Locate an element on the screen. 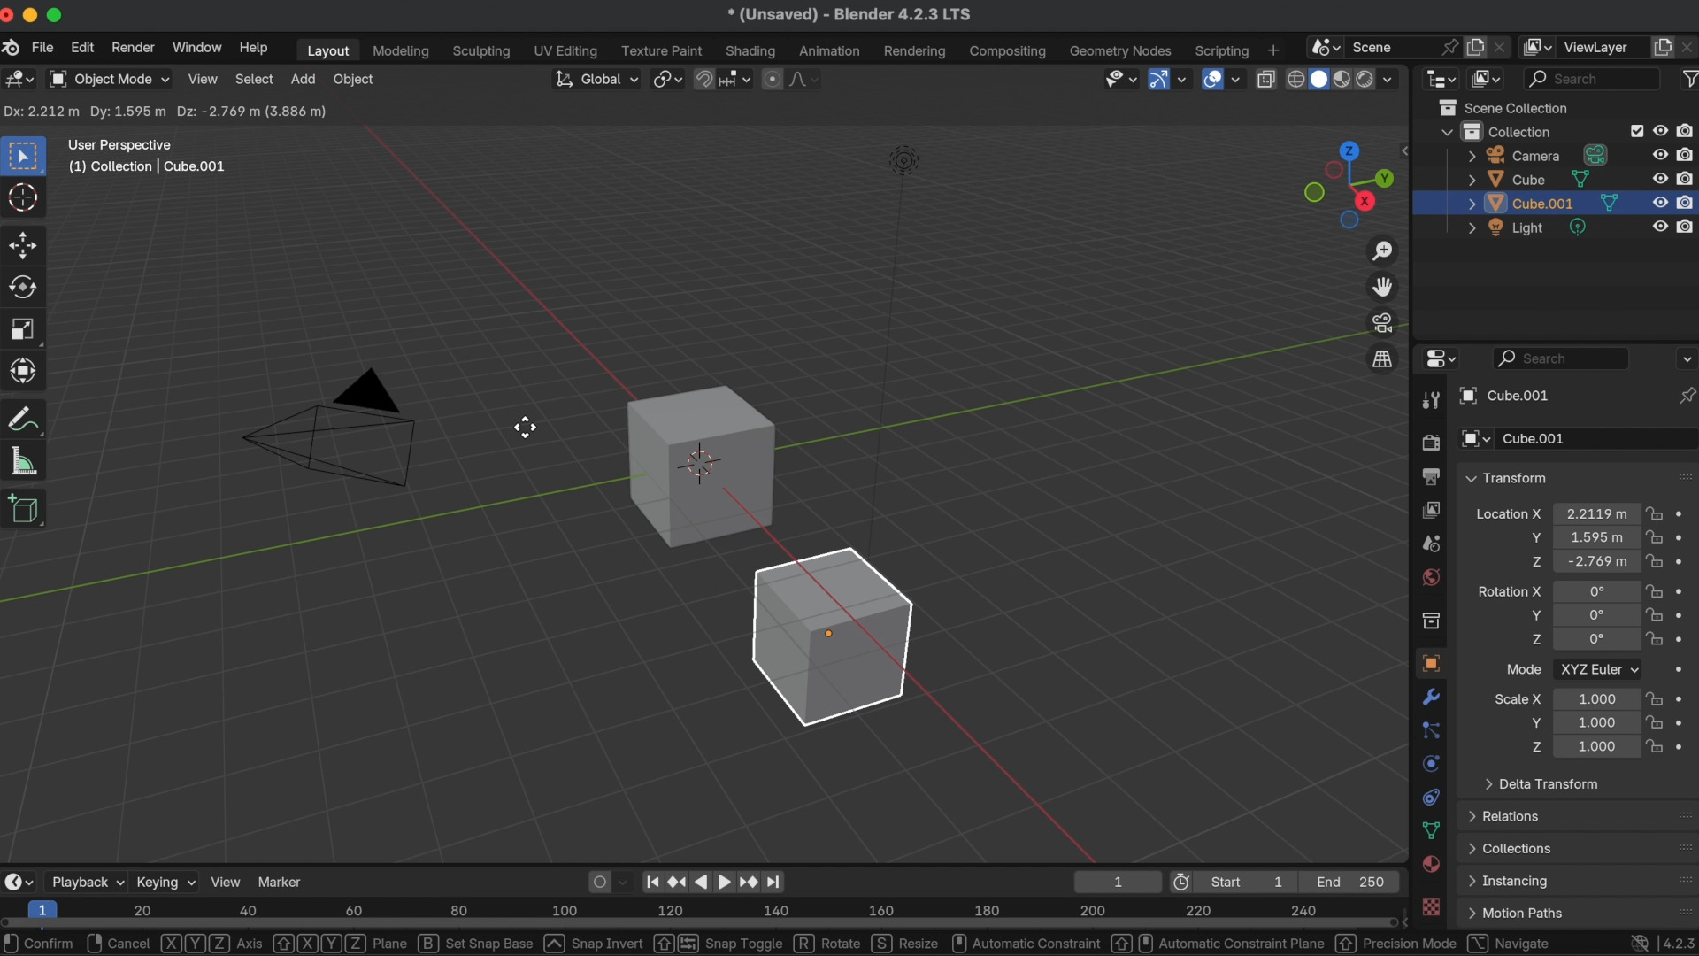  pin scene to workspace is located at coordinates (1448, 44).